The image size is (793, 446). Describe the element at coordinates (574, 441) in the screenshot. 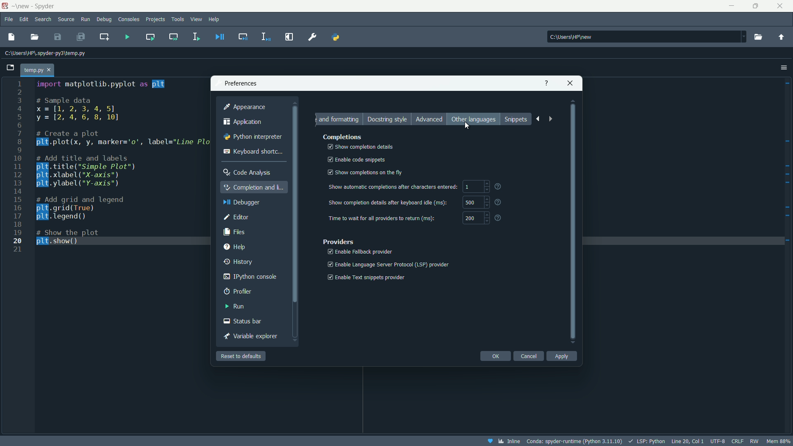

I see `interpreter` at that location.